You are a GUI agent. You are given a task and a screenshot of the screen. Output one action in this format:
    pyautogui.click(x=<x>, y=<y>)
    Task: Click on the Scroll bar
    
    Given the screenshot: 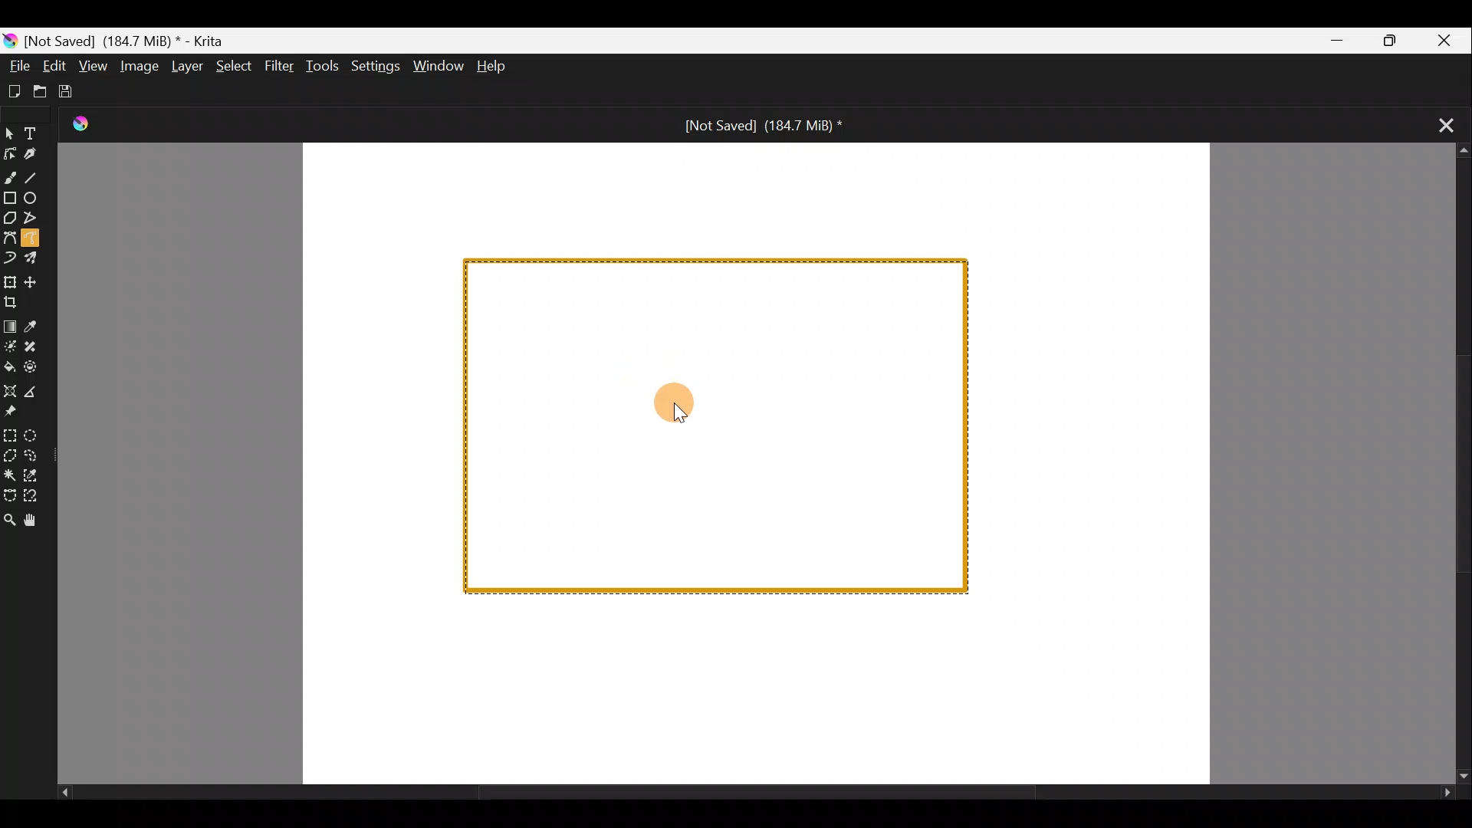 What is the action you would take?
    pyautogui.click(x=751, y=795)
    